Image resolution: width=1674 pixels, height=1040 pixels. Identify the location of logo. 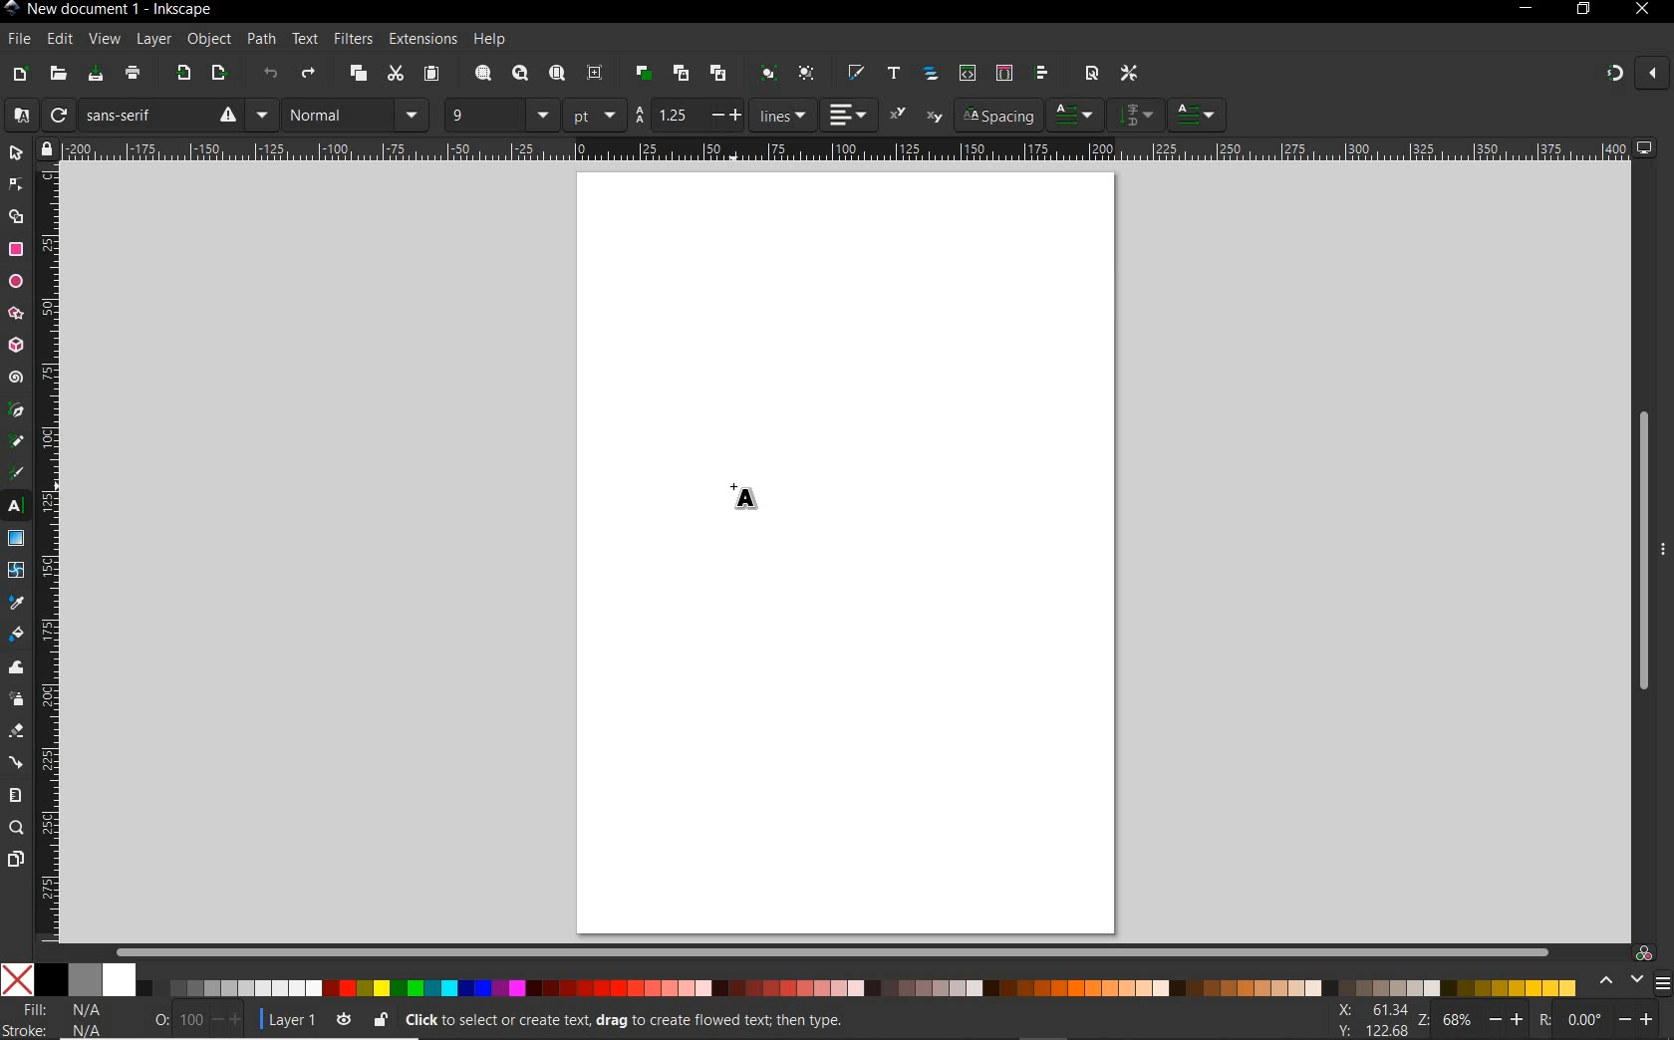
(11, 9).